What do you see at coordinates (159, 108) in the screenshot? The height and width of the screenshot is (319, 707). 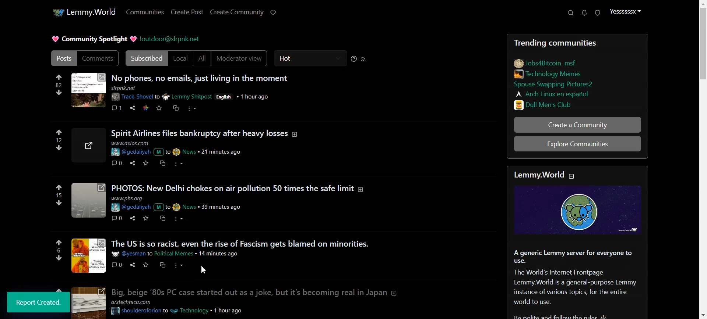 I see `save` at bounding box center [159, 108].